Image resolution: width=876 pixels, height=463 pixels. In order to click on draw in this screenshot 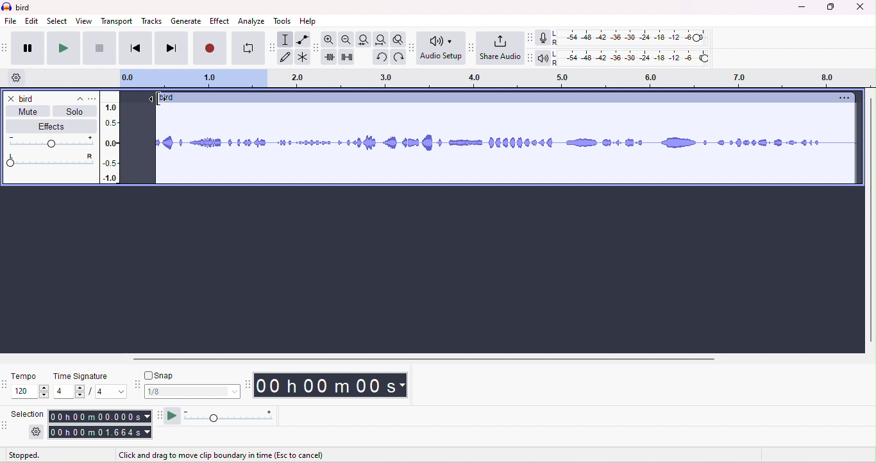, I will do `click(285, 58)`.